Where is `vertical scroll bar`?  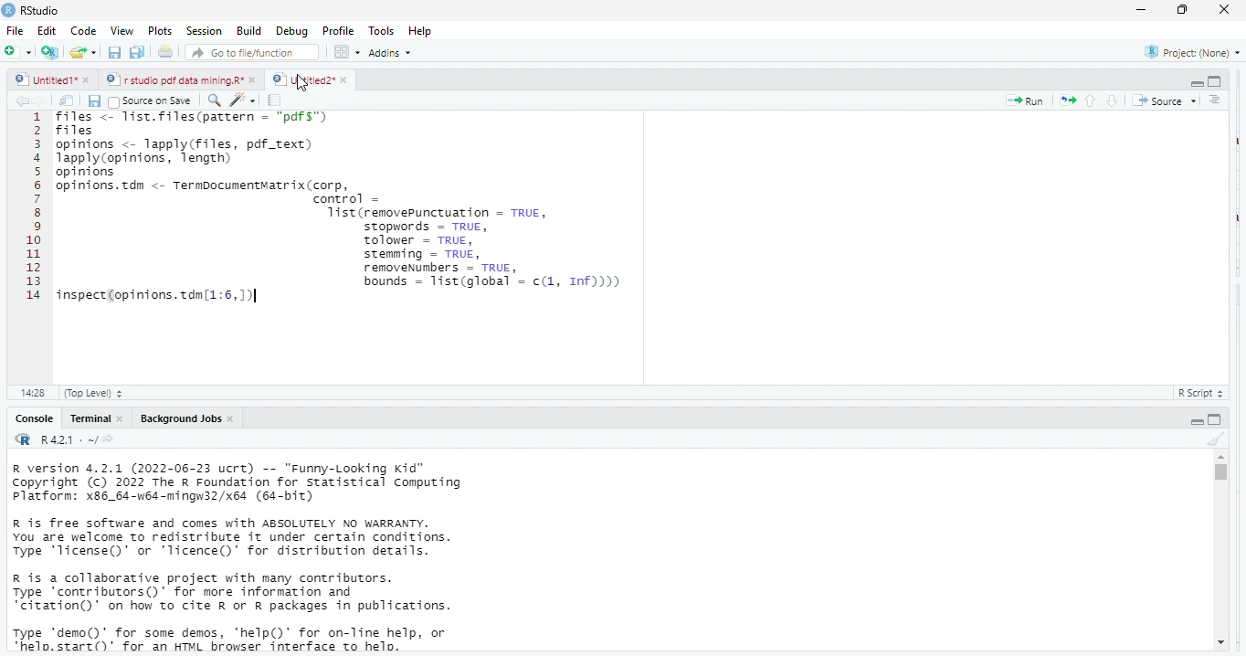 vertical scroll bar is located at coordinates (1220, 550).